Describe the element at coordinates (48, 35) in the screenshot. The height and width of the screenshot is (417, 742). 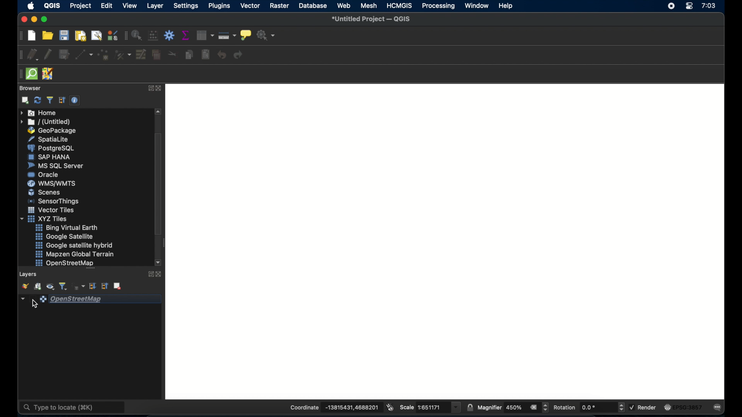
I see `open project` at that location.